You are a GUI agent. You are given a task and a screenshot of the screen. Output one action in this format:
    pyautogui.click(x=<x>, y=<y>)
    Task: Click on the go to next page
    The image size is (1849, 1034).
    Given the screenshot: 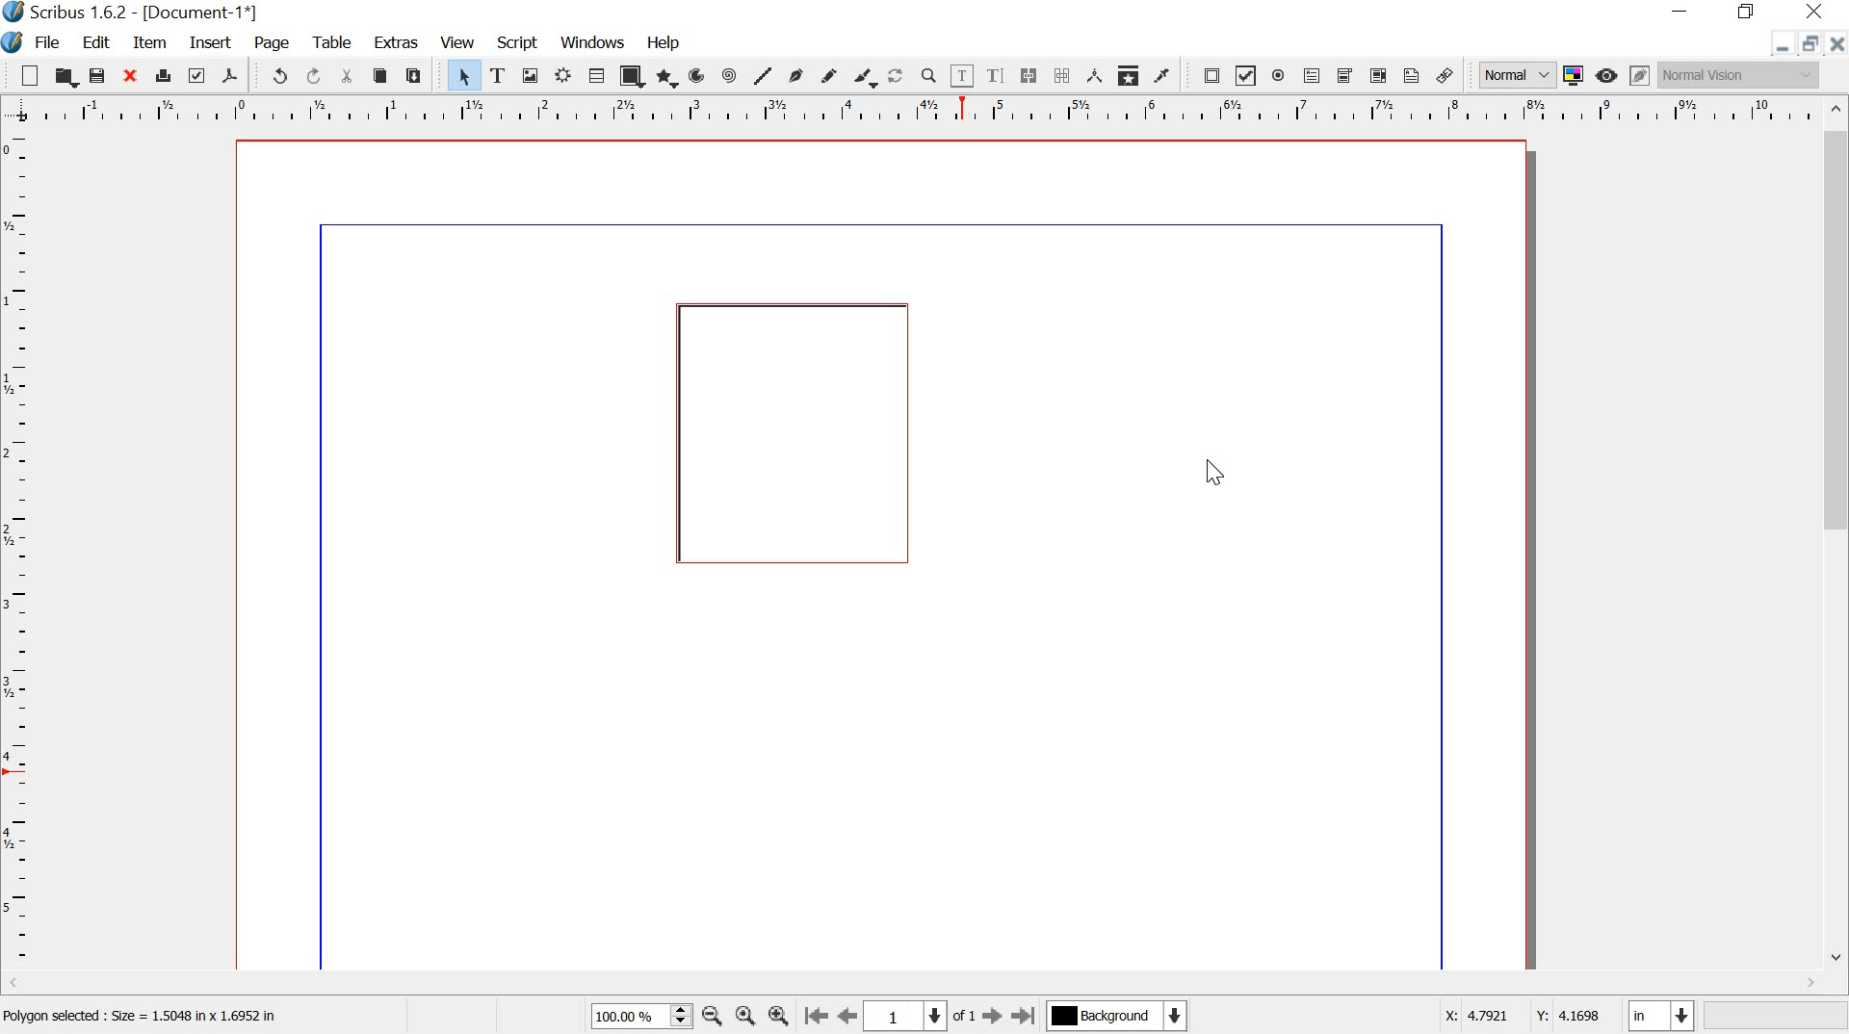 What is the action you would take?
    pyautogui.click(x=994, y=1016)
    